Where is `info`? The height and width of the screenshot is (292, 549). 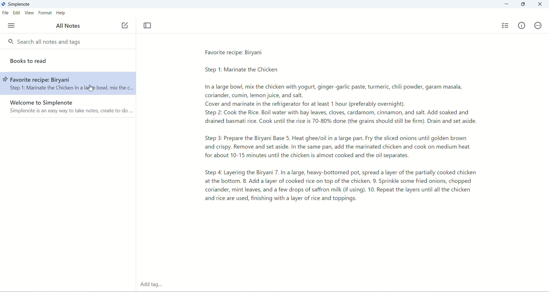 info is located at coordinates (522, 25).